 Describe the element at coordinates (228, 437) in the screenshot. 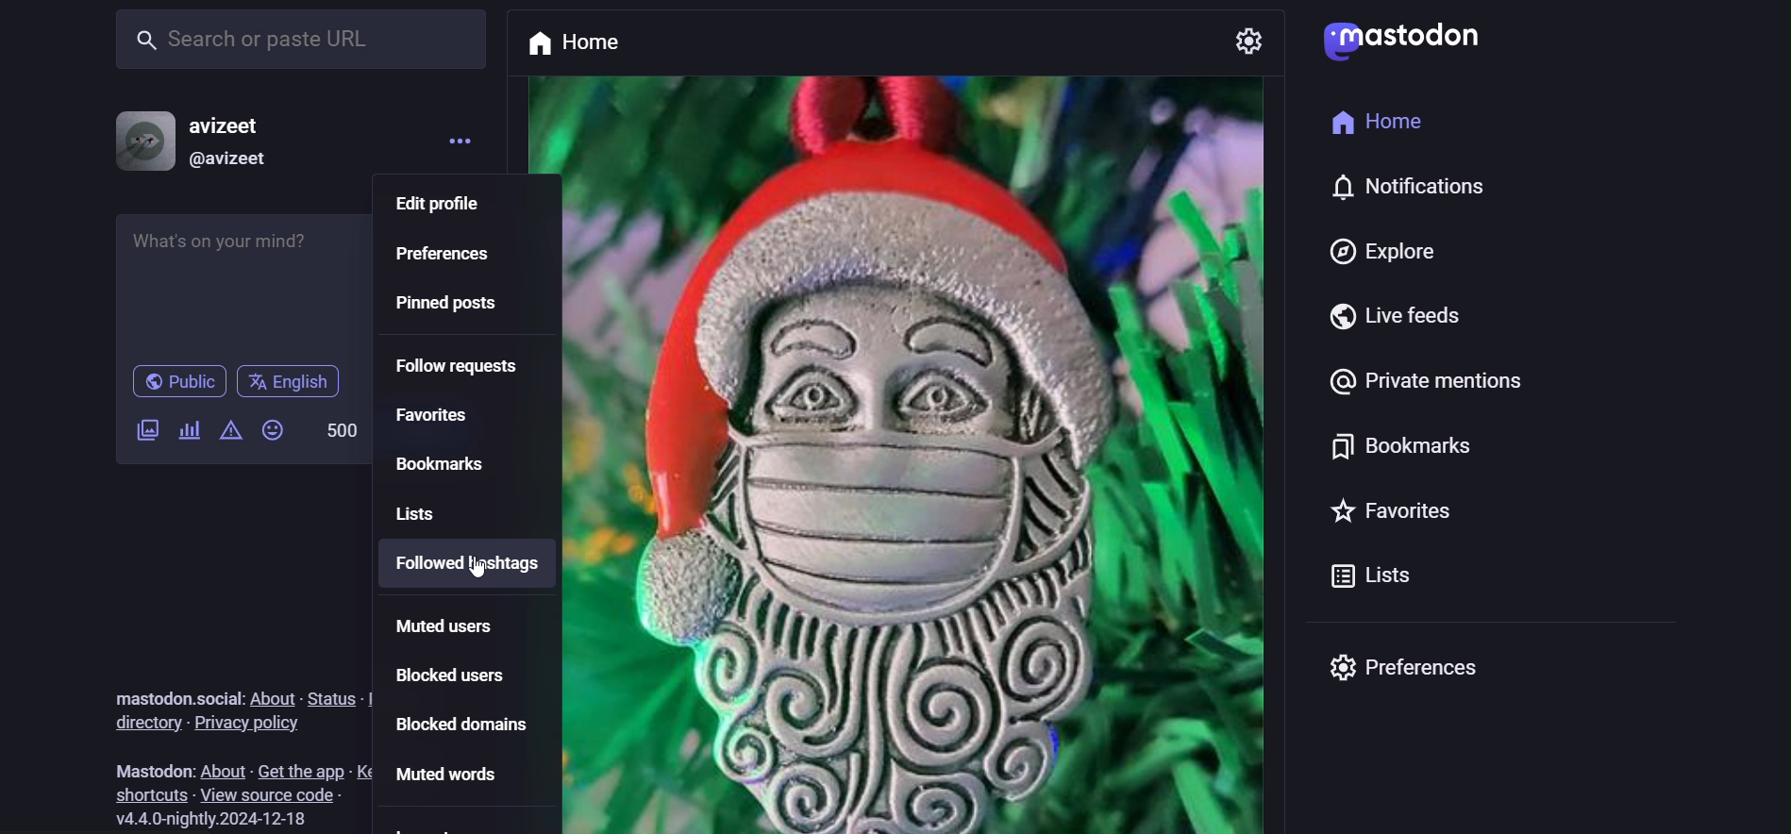

I see `content warning` at that location.